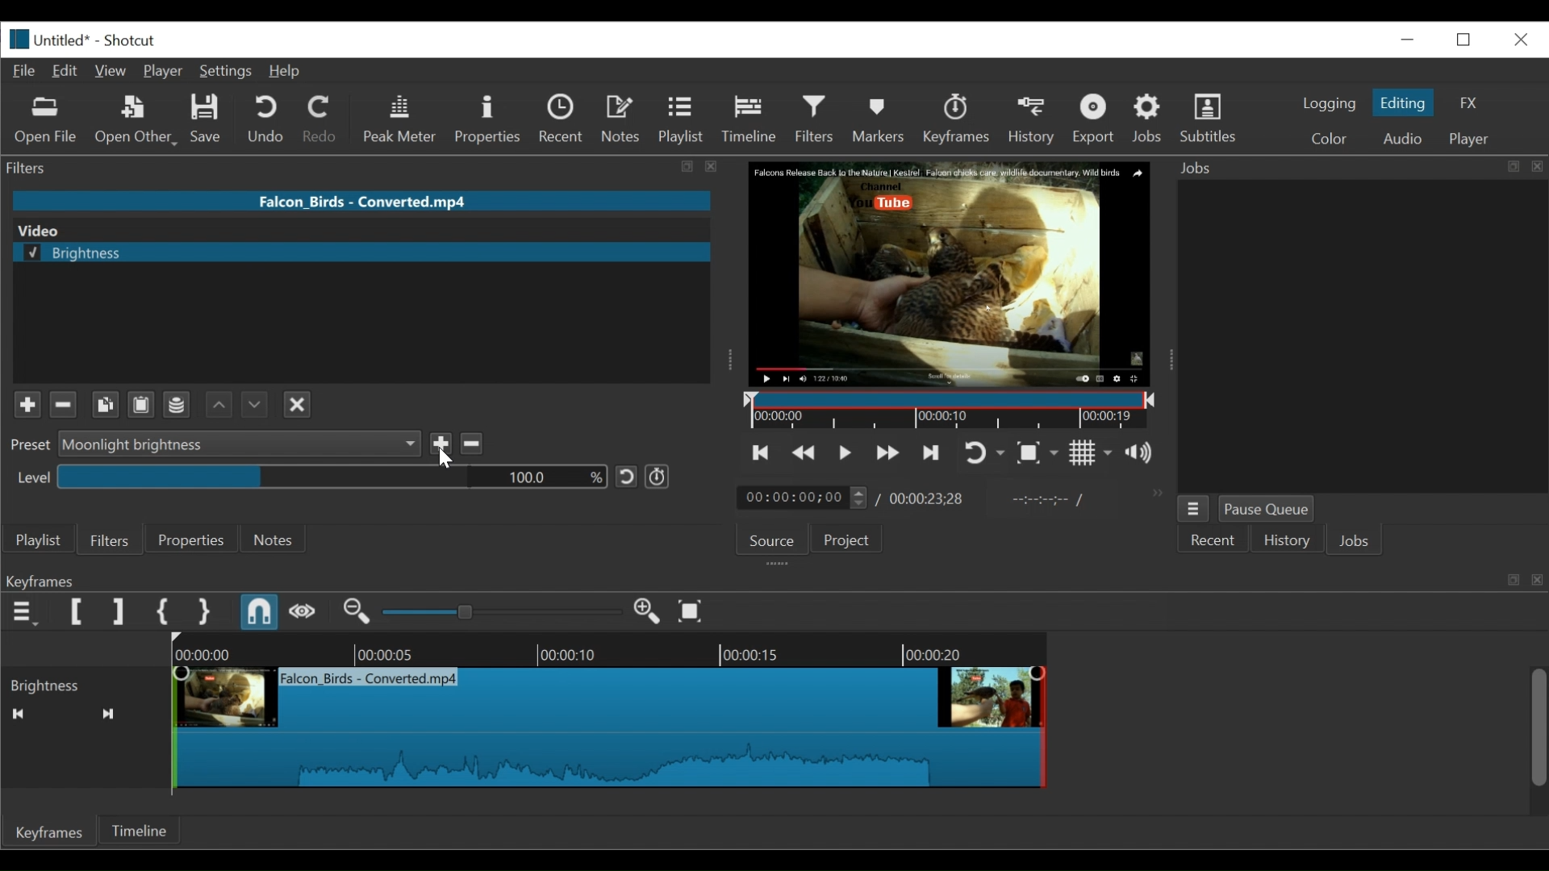 The image size is (1549, 871). Describe the element at coordinates (324, 120) in the screenshot. I see `Redo` at that location.